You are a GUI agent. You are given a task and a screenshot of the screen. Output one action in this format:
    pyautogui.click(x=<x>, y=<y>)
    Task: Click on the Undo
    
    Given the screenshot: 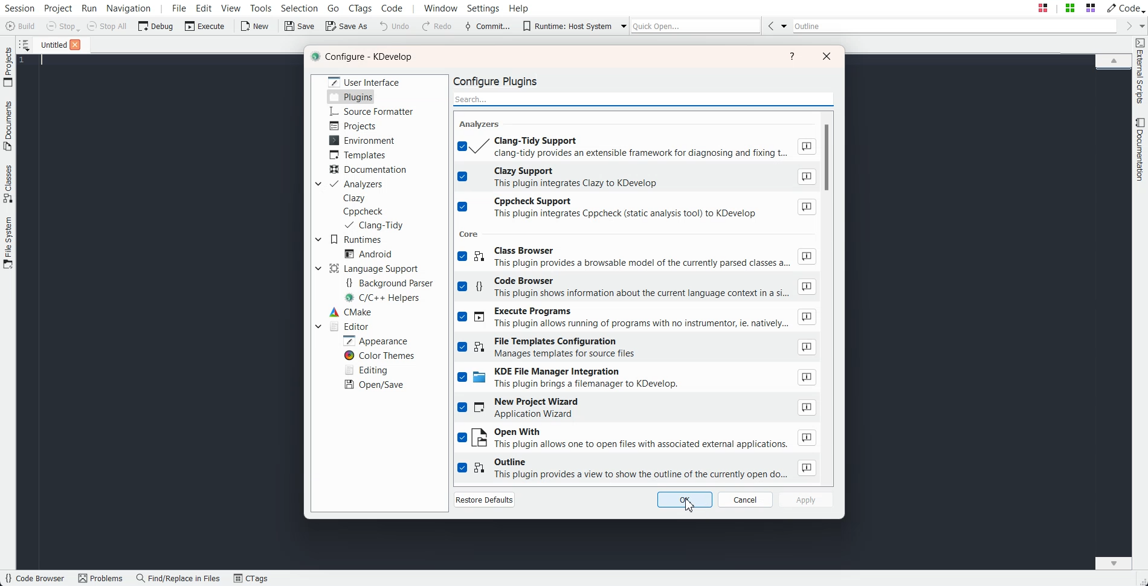 What is the action you would take?
    pyautogui.click(x=395, y=25)
    